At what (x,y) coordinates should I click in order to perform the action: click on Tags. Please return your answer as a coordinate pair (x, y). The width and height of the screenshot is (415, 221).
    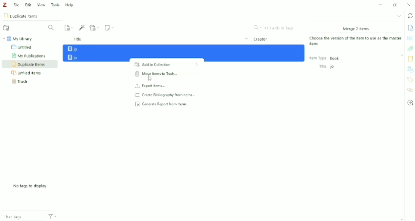
    Looking at the image, I should click on (410, 80).